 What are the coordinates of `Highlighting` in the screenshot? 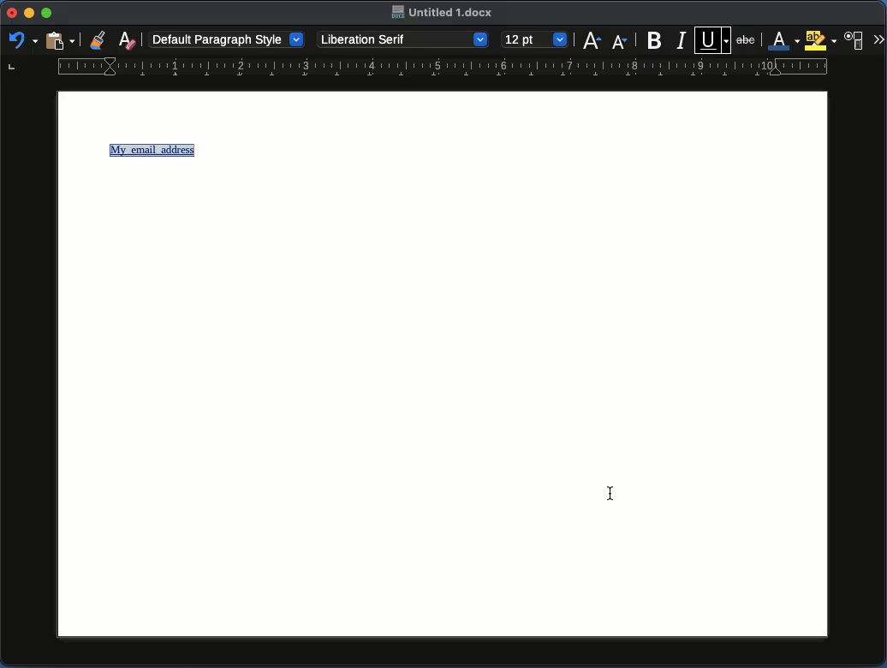 It's located at (820, 40).